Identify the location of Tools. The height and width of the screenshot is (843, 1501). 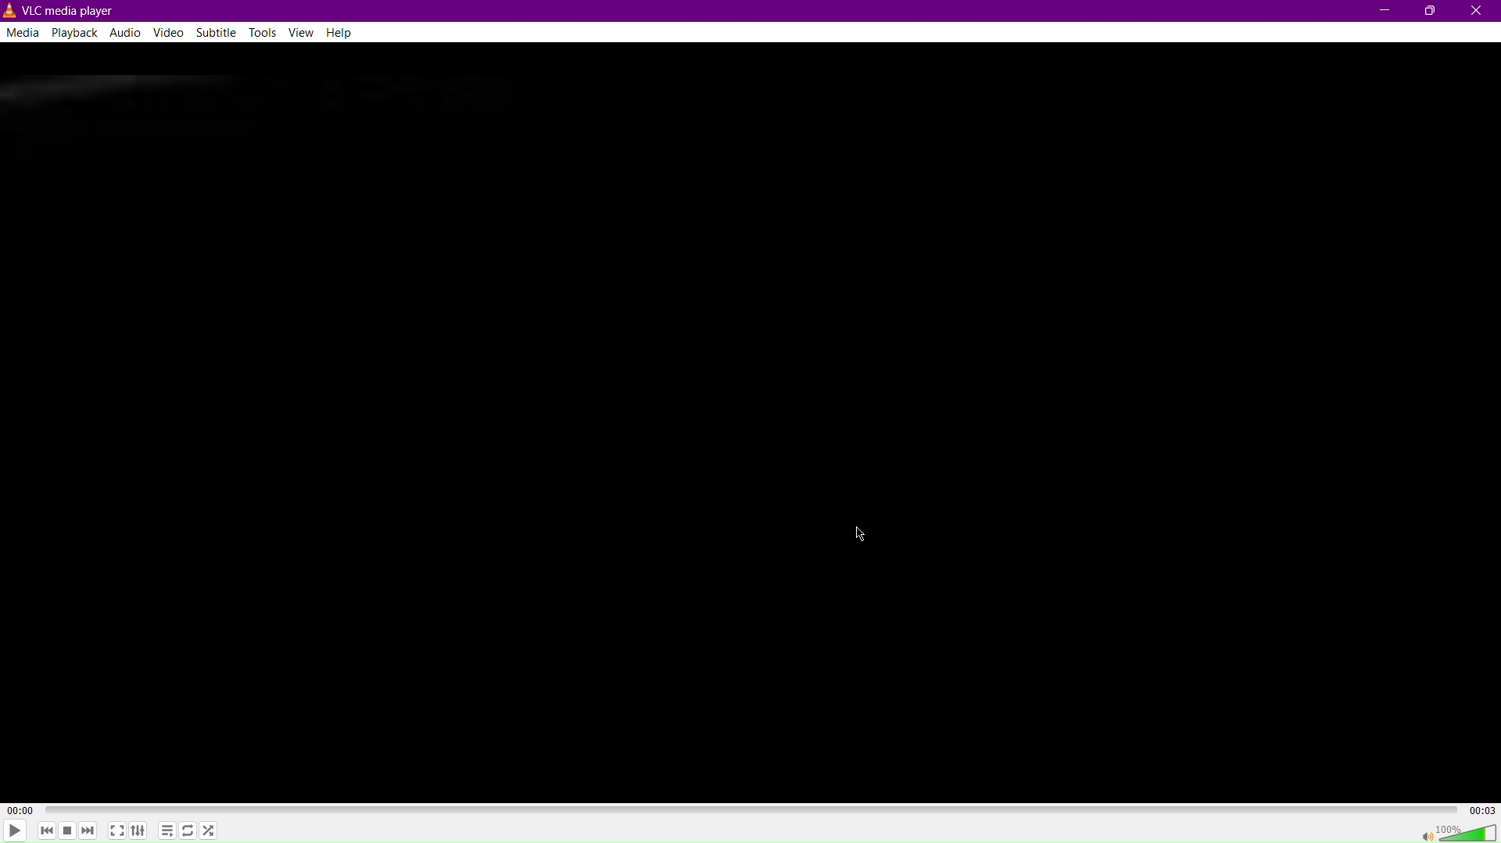
(262, 34).